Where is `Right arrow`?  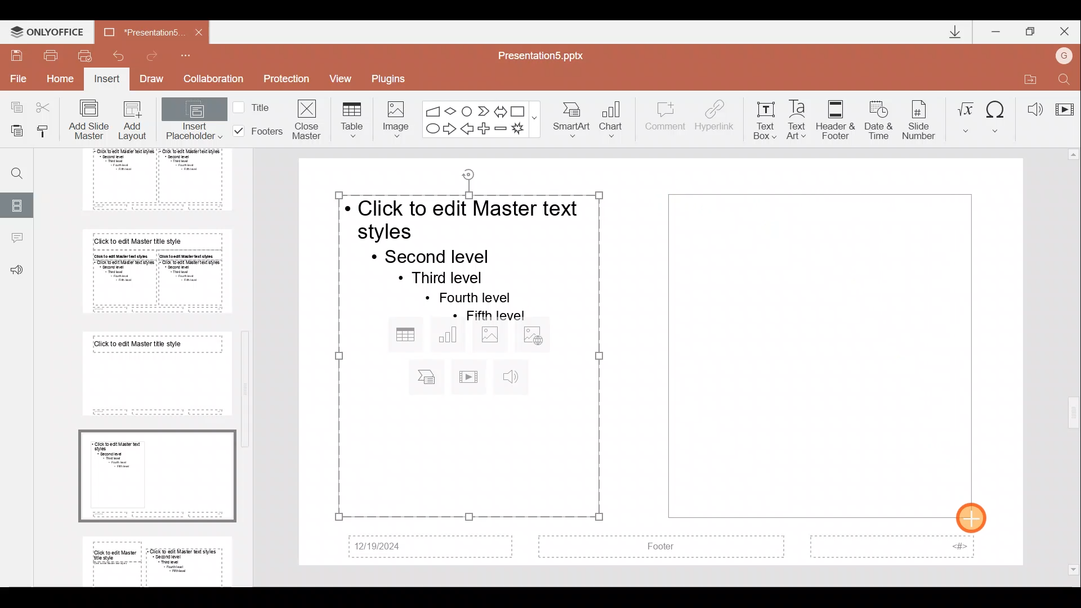 Right arrow is located at coordinates (449, 129).